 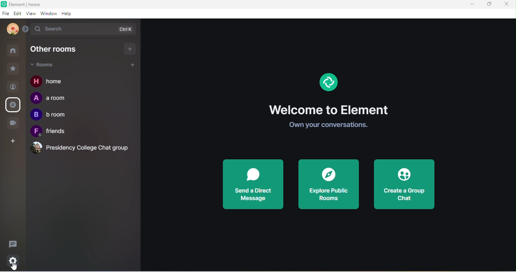 I want to click on send a direct message, so click(x=252, y=185).